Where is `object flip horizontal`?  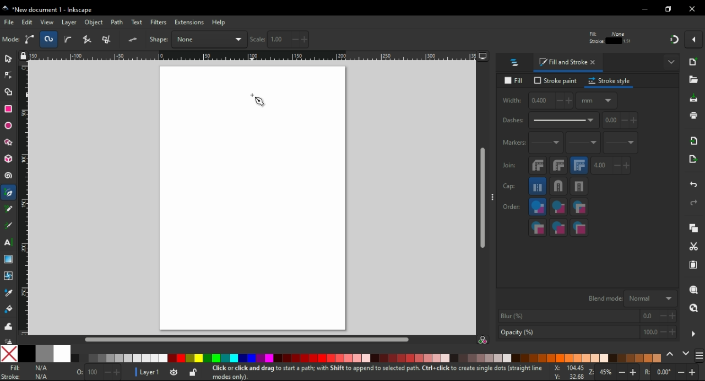 object flip horizontal is located at coordinates (135, 39).